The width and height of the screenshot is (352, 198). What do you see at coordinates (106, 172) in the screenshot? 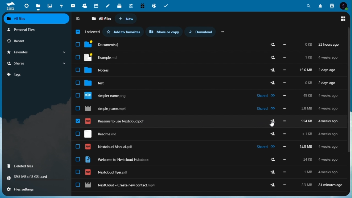
I see `nextcloud flyer.pdg` at bounding box center [106, 172].